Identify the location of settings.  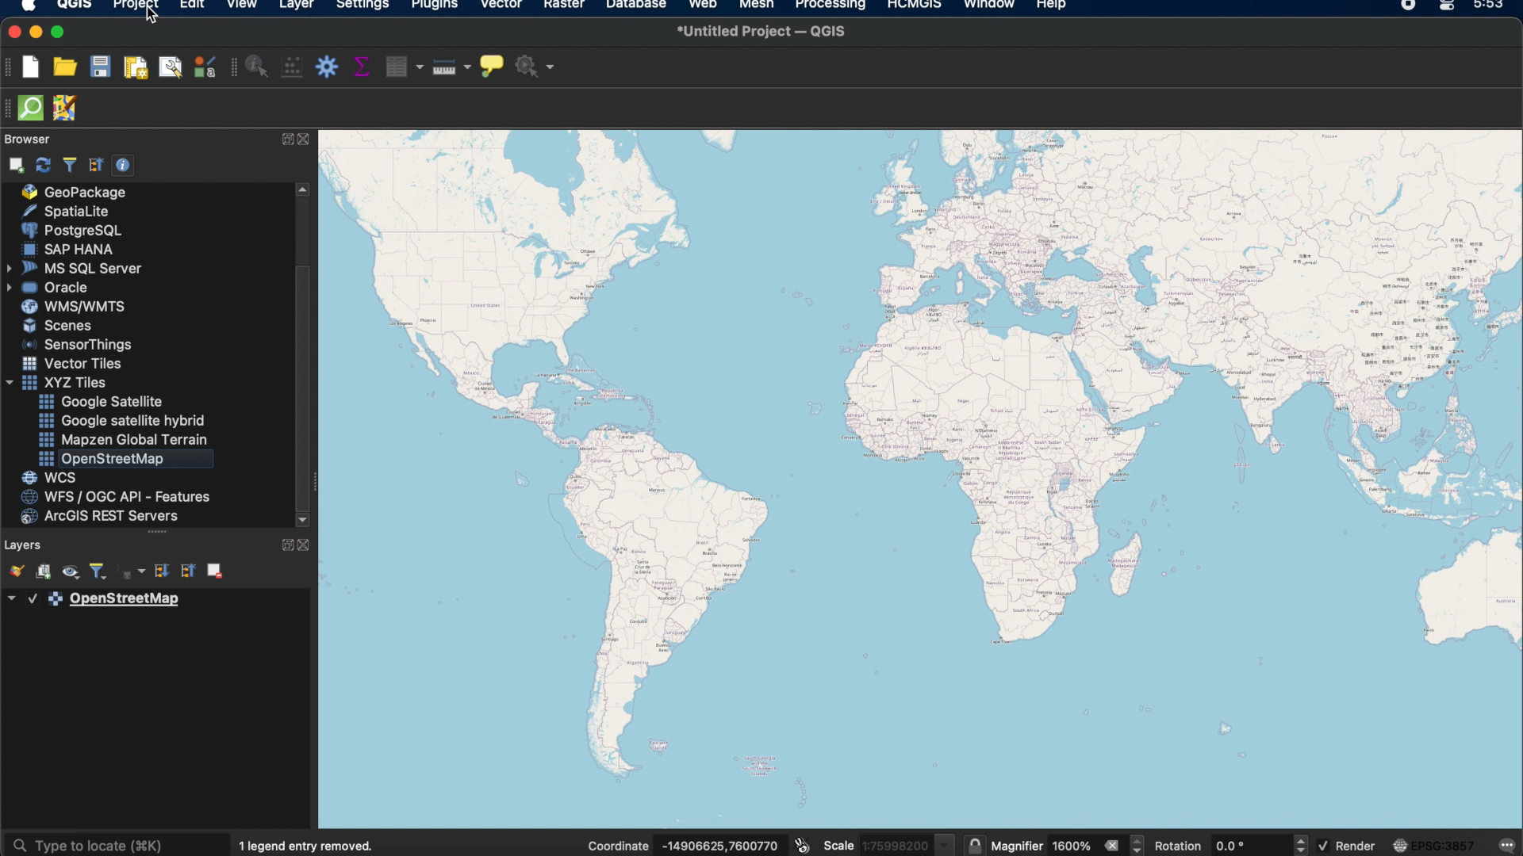
(363, 6).